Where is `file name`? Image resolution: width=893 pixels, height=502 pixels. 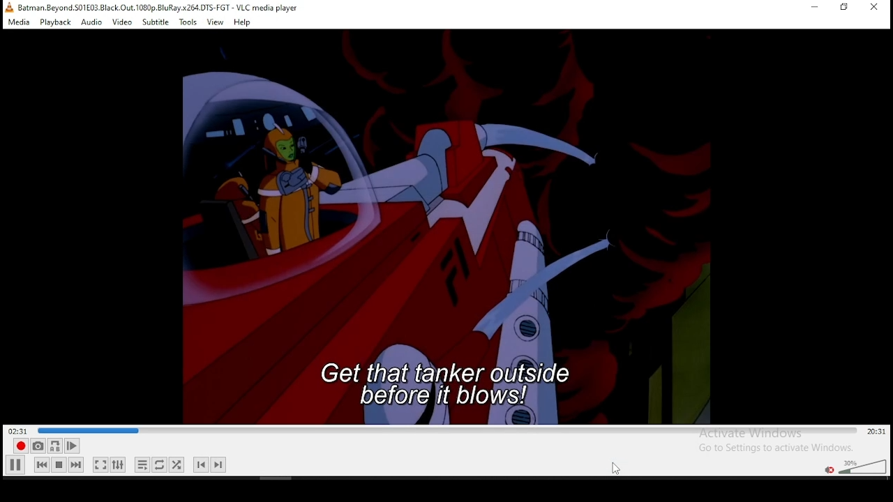
file name is located at coordinates (158, 7).